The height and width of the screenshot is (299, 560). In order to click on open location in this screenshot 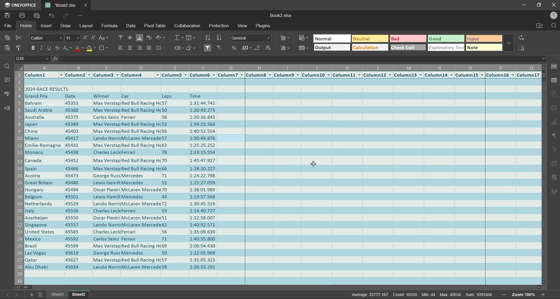, I will do `click(541, 27)`.